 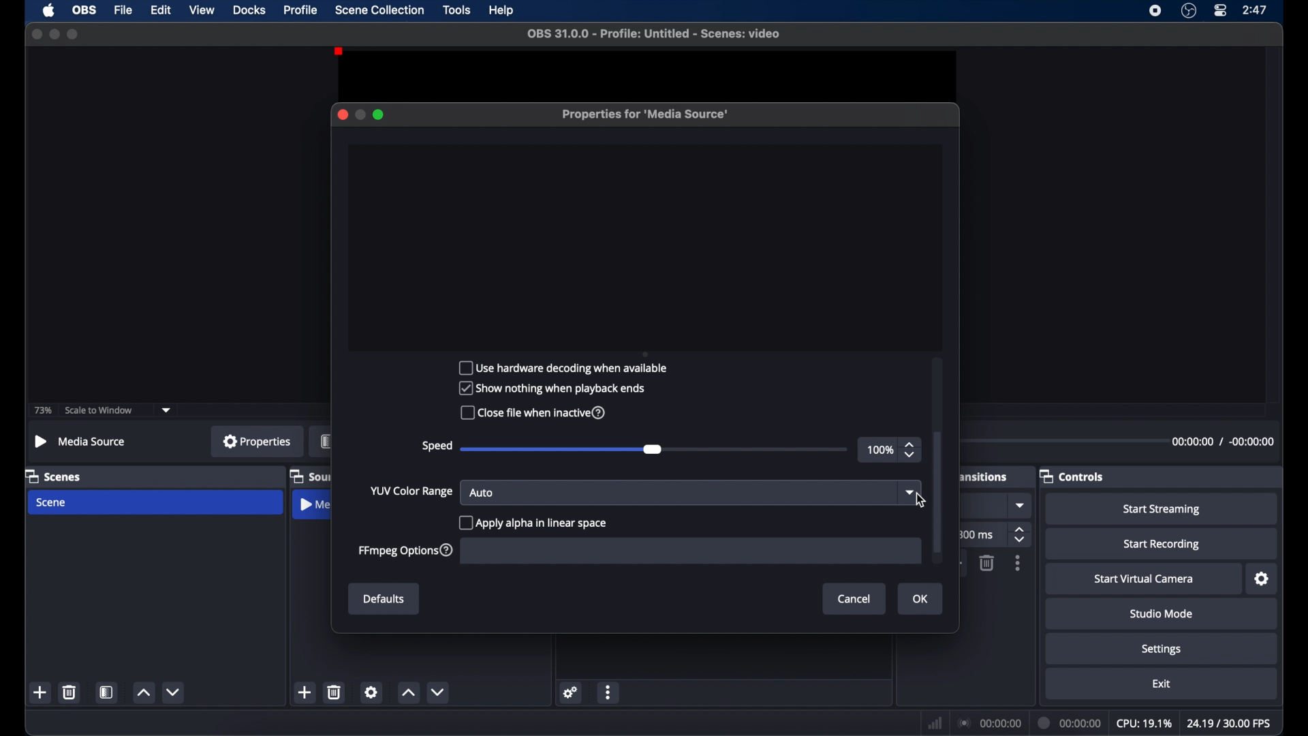 What do you see at coordinates (502, 11) in the screenshot?
I see `help` at bounding box center [502, 11].